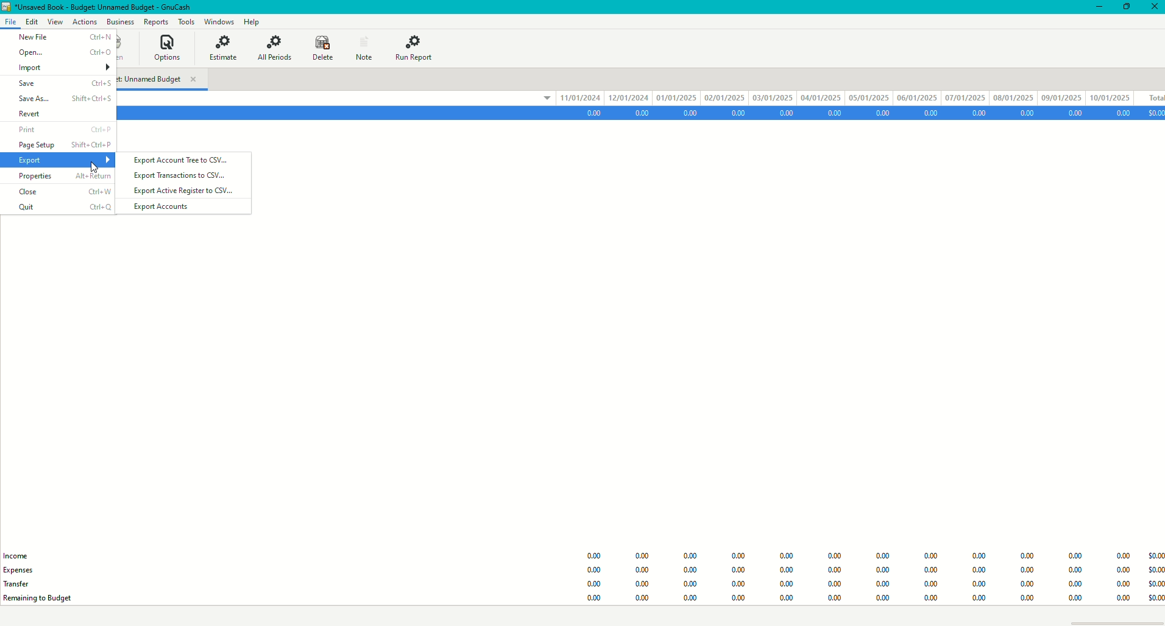  What do you see at coordinates (63, 207) in the screenshot?
I see `Quit` at bounding box center [63, 207].